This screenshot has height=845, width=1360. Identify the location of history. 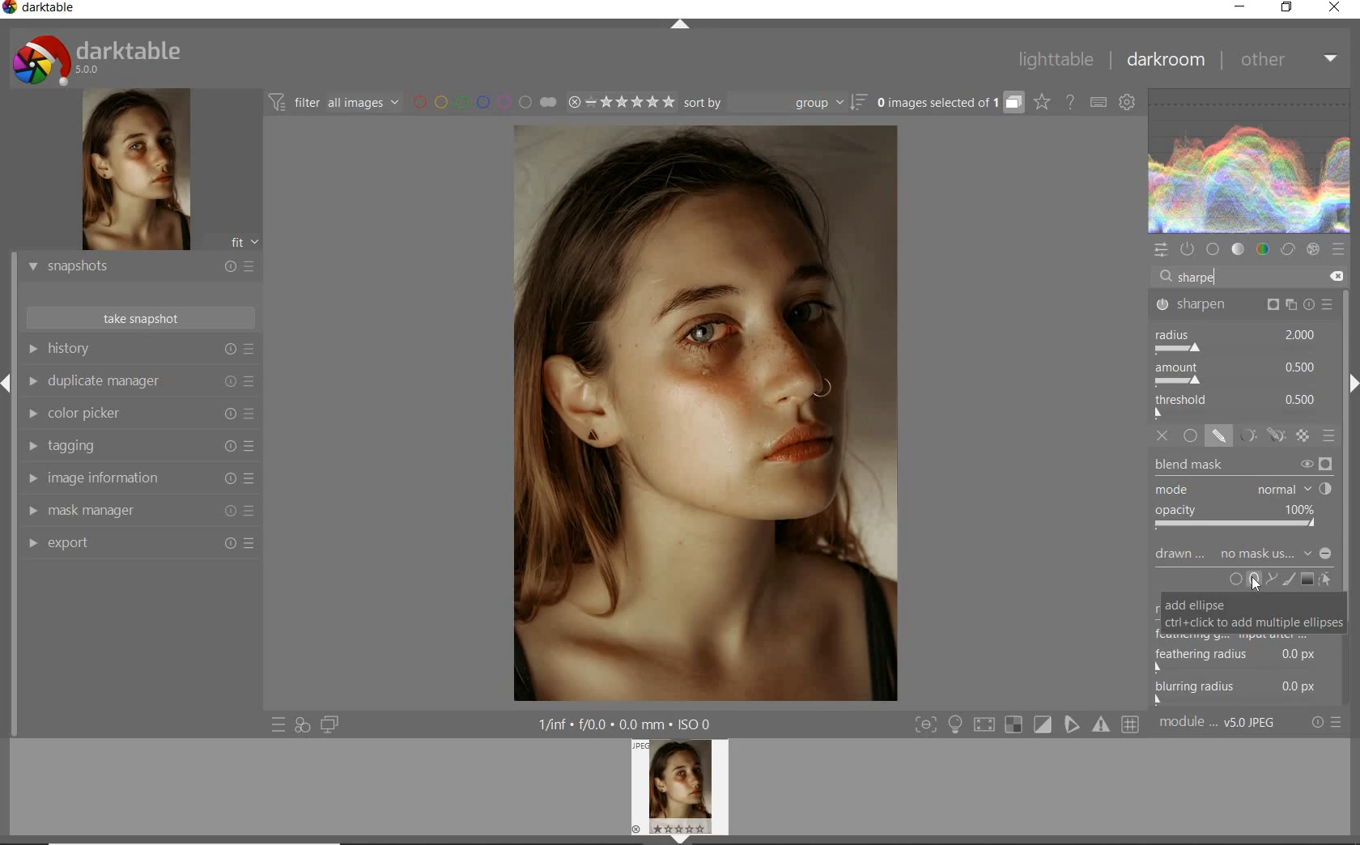
(140, 350).